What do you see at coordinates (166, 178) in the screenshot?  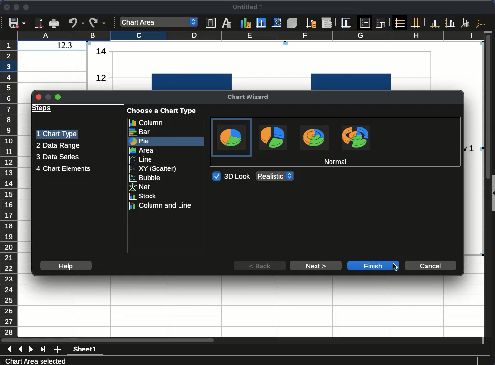 I see `bubble` at bounding box center [166, 178].